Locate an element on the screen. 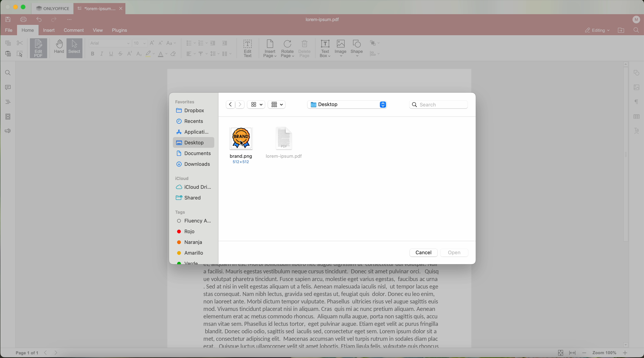 This screenshot has width=644, height=358. applications is located at coordinates (192, 132).